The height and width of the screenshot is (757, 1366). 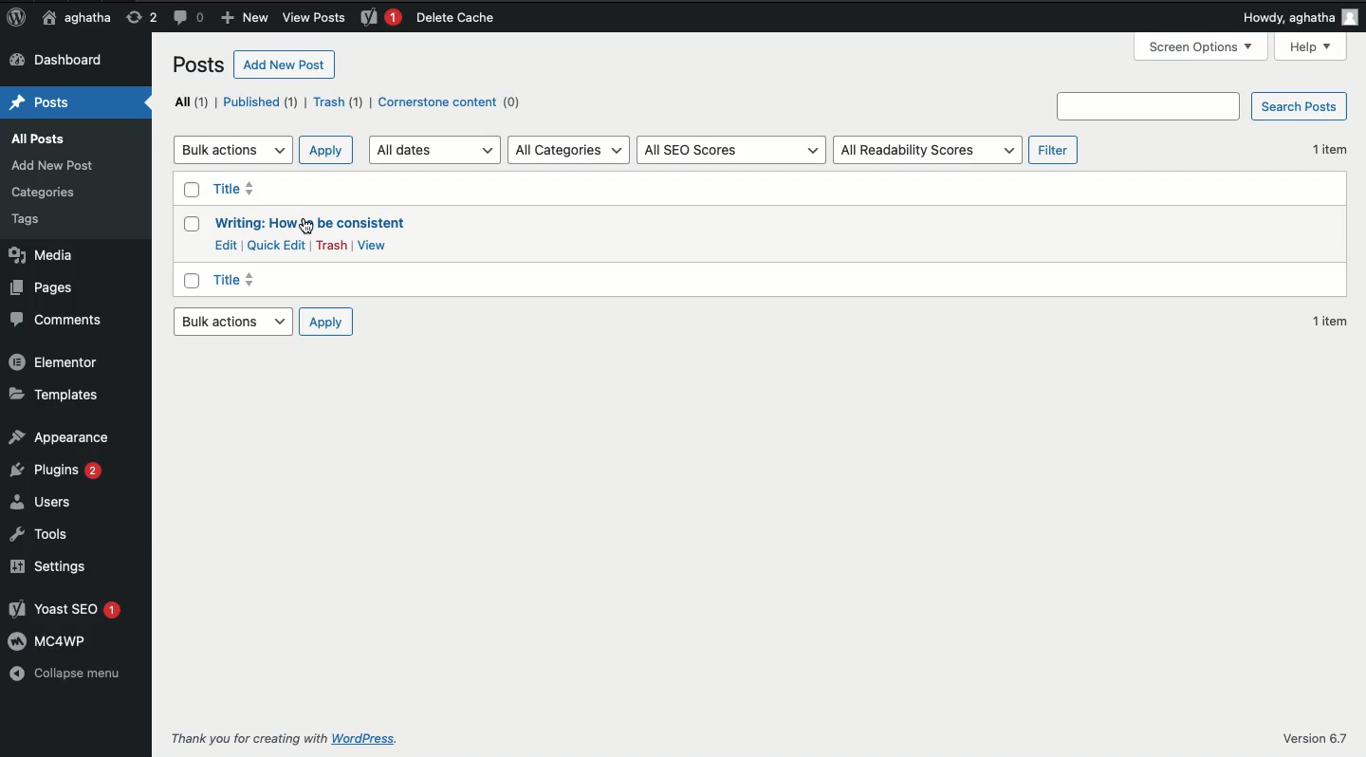 I want to click on wmcawp, so click(x=55, y=643).